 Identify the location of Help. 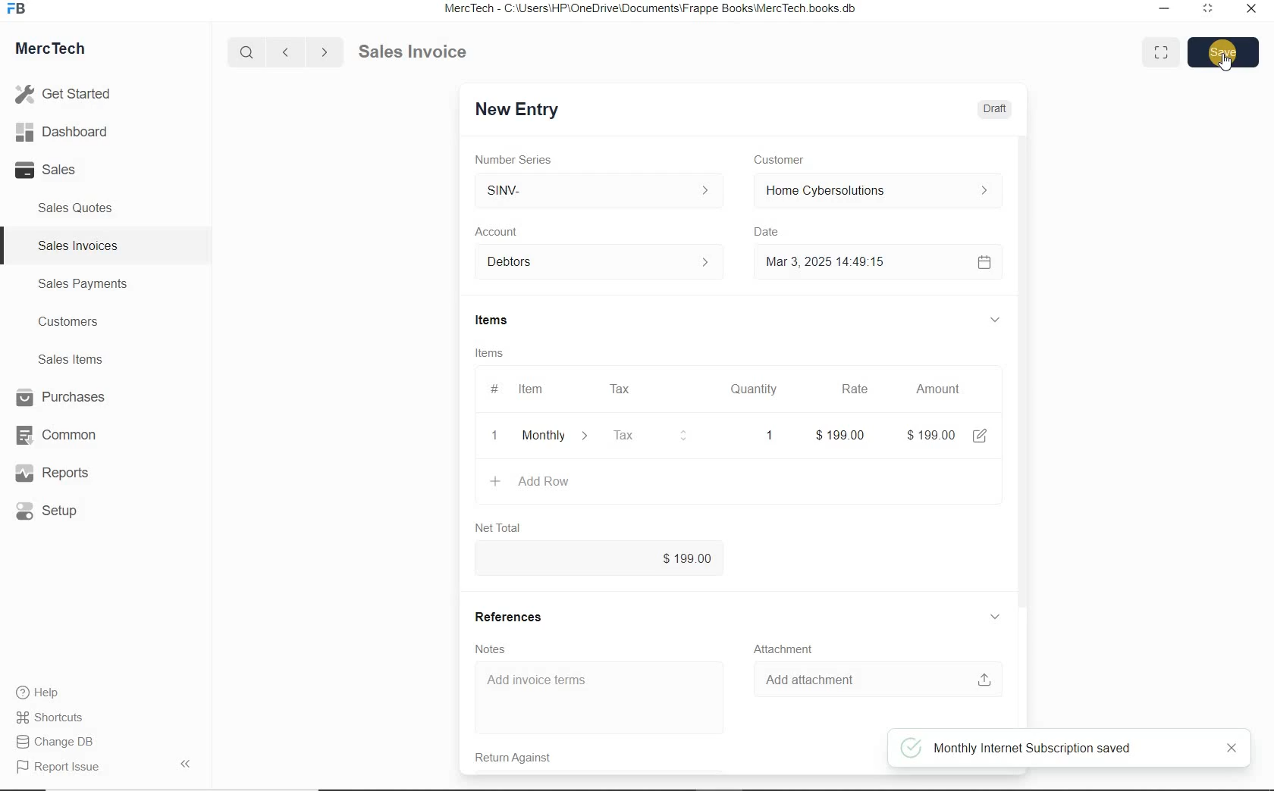
(45, 693).